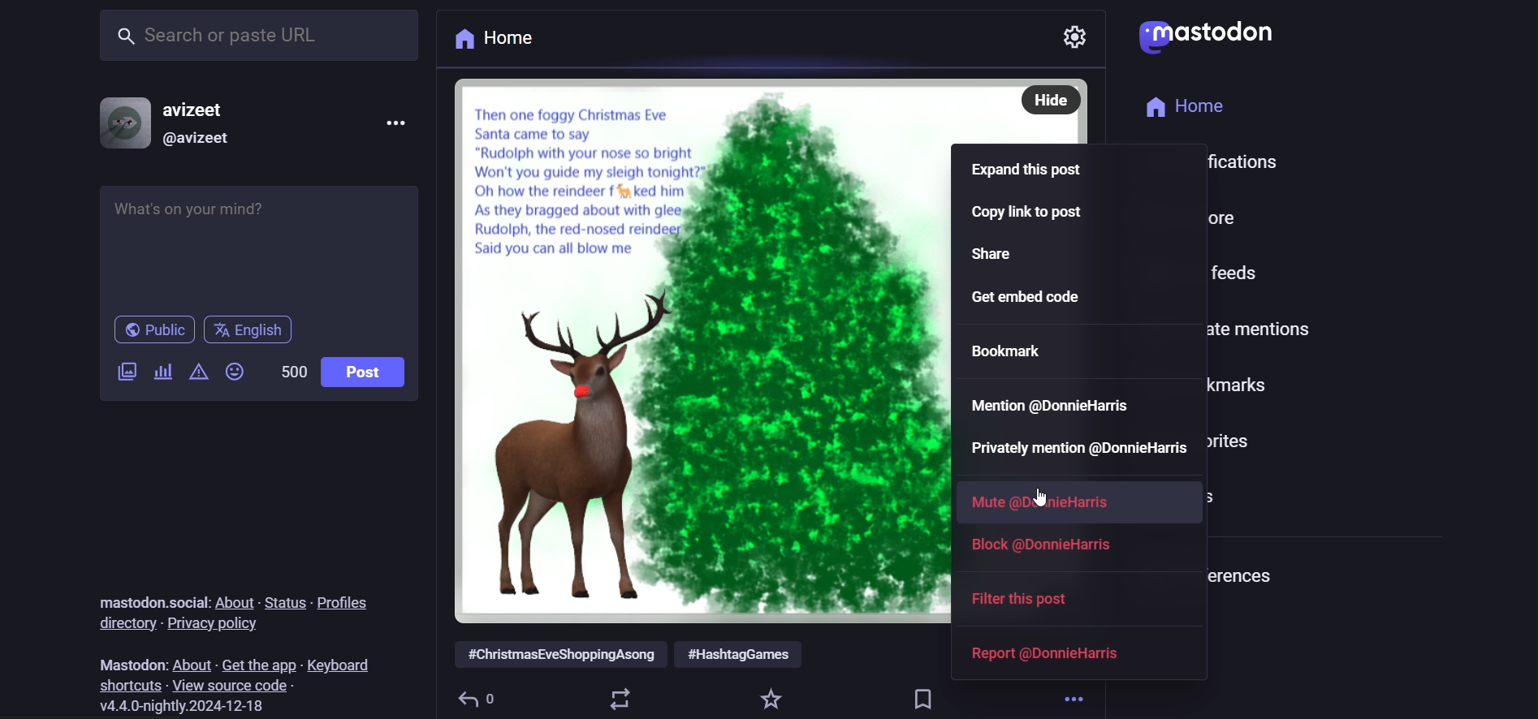 This screenshot has width=1538, height=719. Describe the element at coordinates (127, 685) in the screenshot. I see `shortcut` at that location.